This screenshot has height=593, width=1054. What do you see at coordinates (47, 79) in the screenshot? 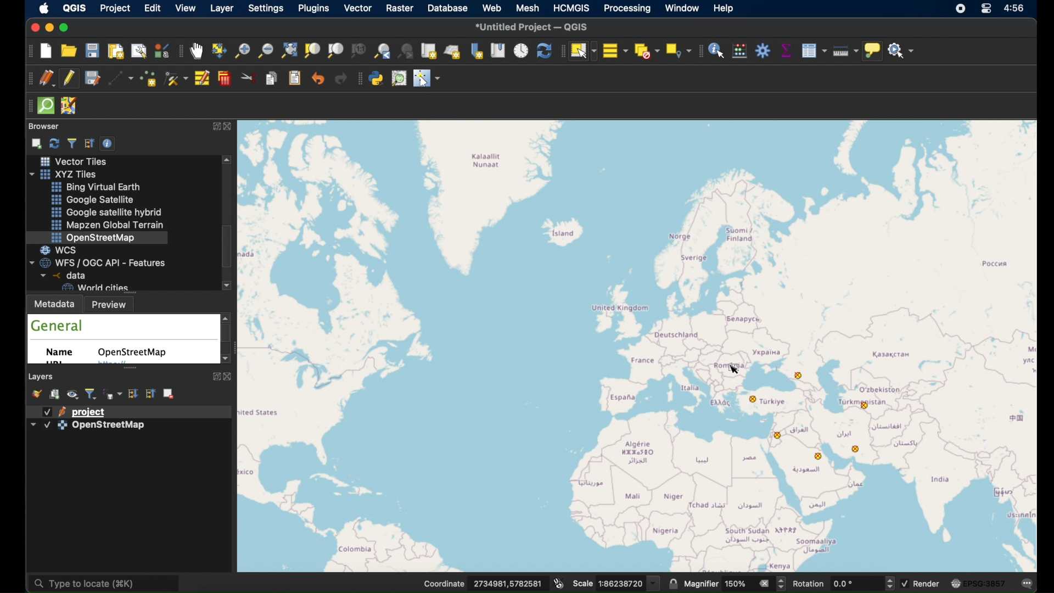
I see `current edits` at bounding box center [47, 79].